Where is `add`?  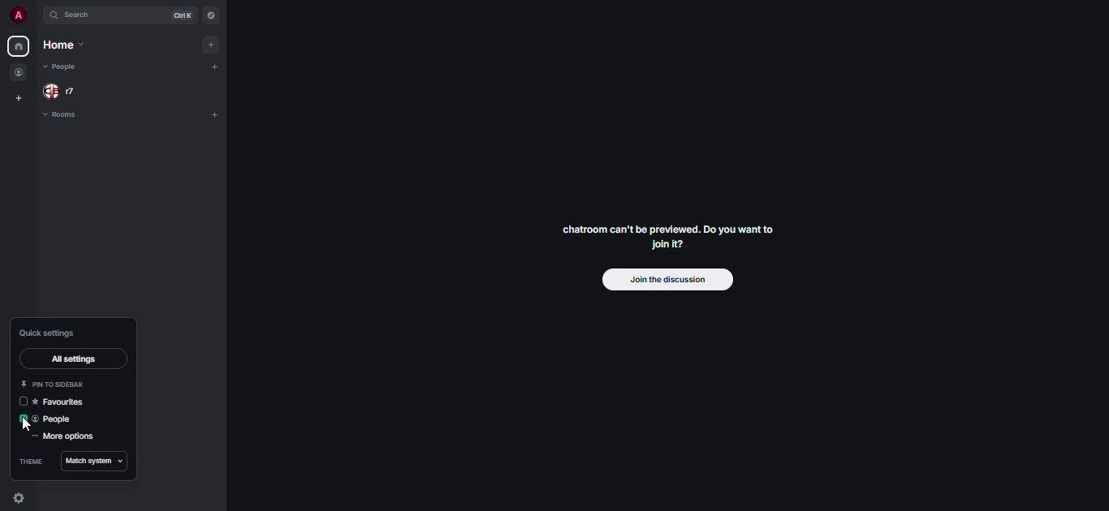
add is located at coordinates (217, 67).